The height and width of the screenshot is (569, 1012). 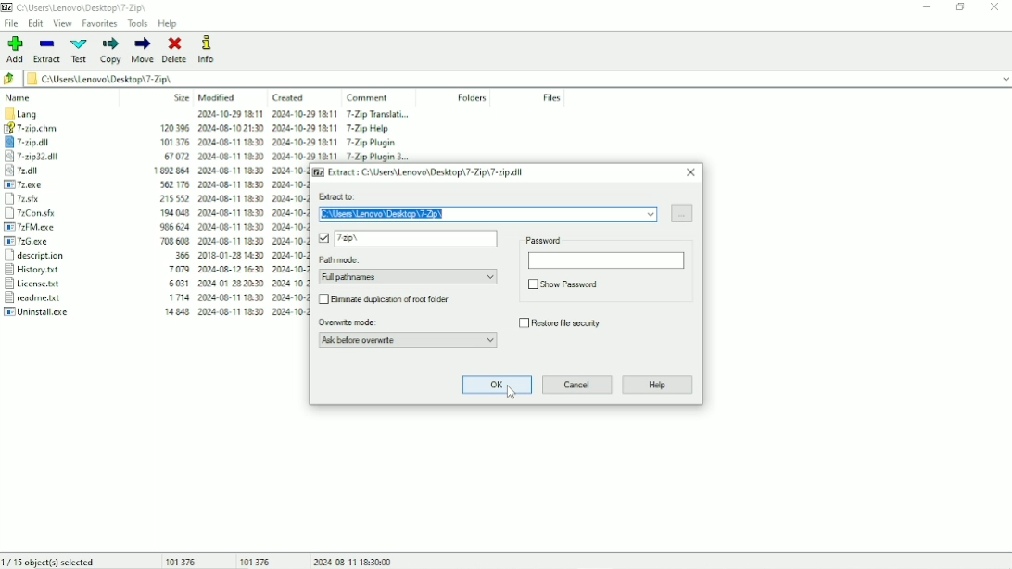 What do you see at coordinates (175, 50) in the screenshot?
I see `Delete` at bounding box center [175, 50].